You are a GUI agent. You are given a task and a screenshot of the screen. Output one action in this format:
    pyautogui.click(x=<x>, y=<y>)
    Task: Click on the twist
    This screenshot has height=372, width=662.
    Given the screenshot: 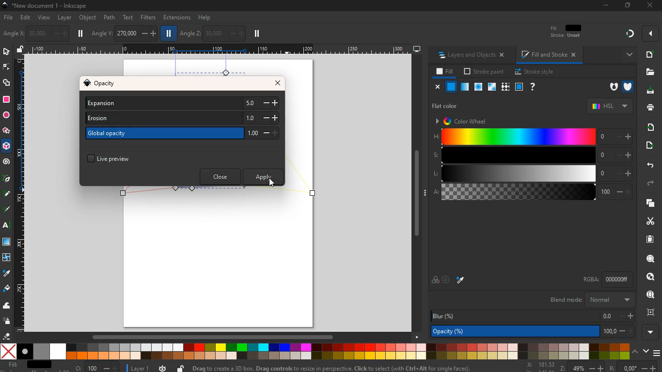 What is the action you would take?
    pyautogui.click(x=6, y=257)
    